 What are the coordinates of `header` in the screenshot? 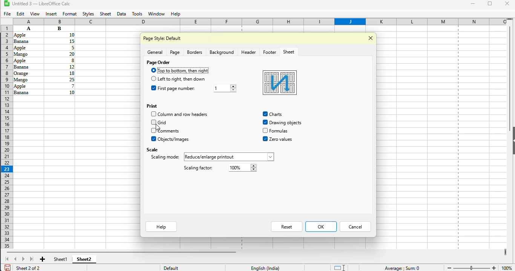 It's located at (248, 52).